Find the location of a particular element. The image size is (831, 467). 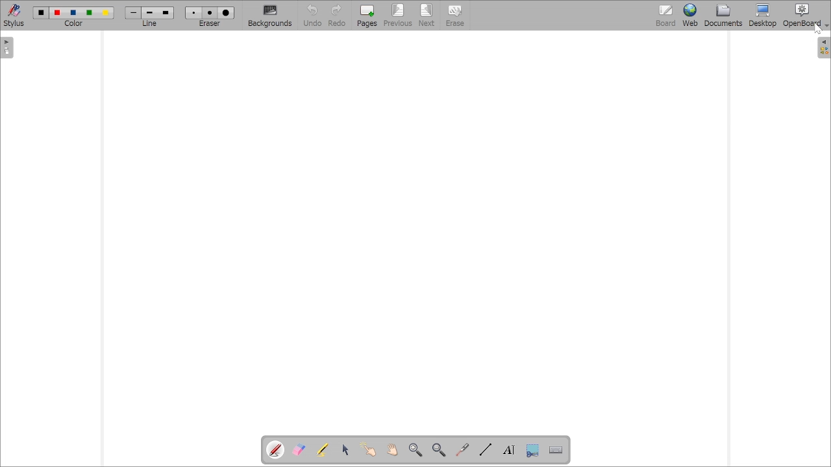

Color1 is located at coordinates (41, 12).